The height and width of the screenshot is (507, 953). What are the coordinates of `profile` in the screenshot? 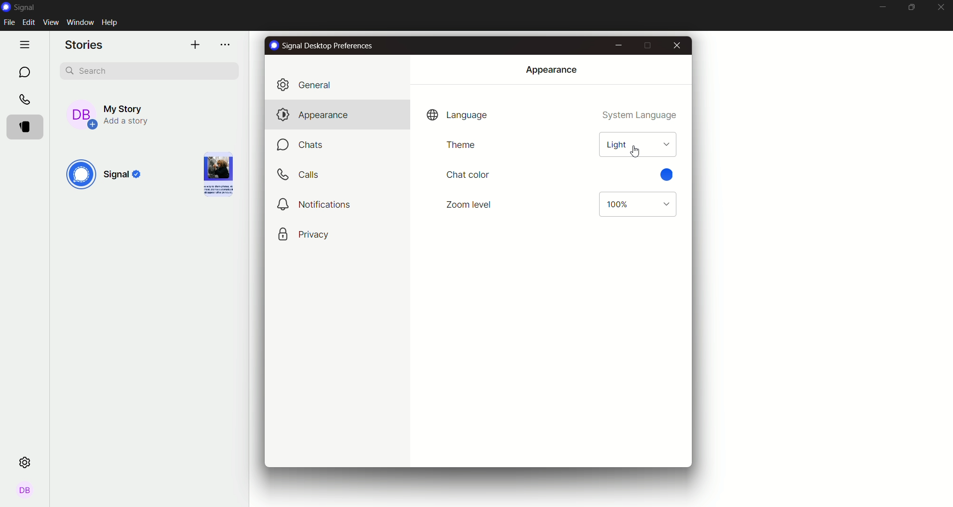 It's located at (25, 492).